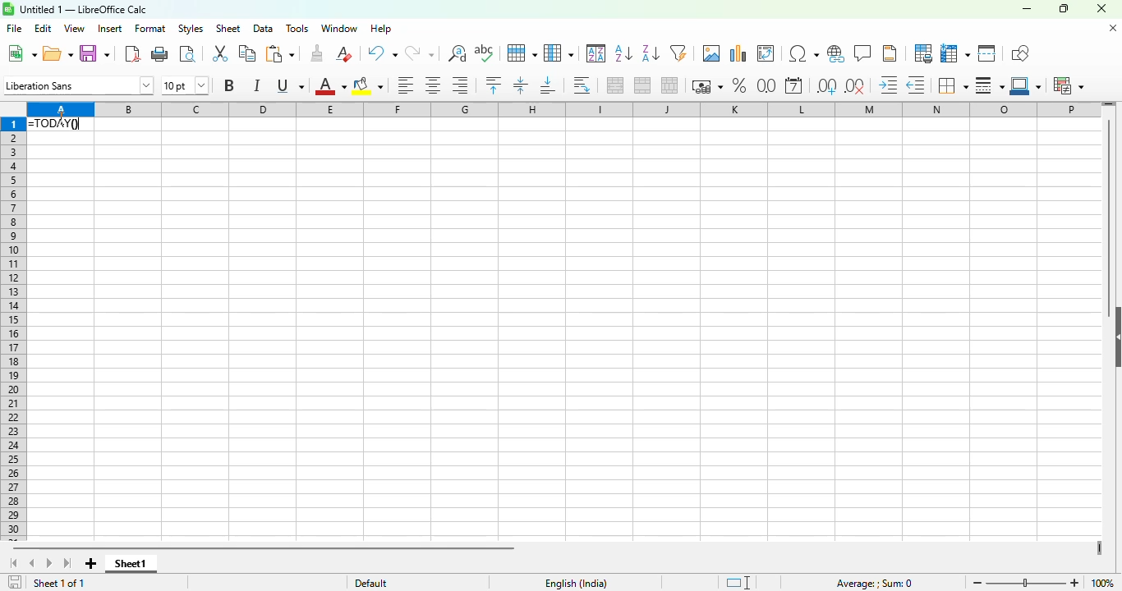 Image resolution: width=1122 pixels, height=591 pixels. I want to click on edit, so click(44, 29).